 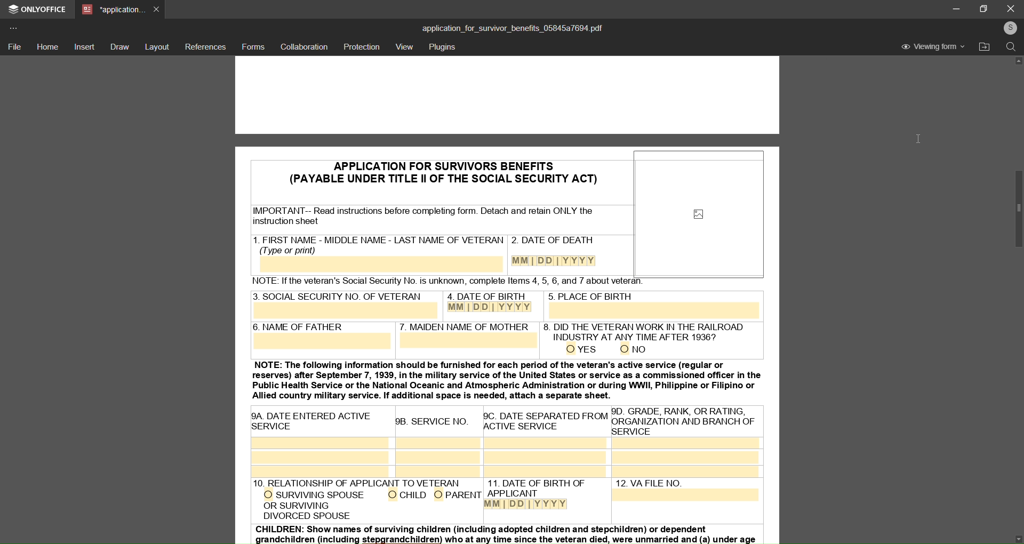 I want to click on maximize, so click(x=986, y=8).